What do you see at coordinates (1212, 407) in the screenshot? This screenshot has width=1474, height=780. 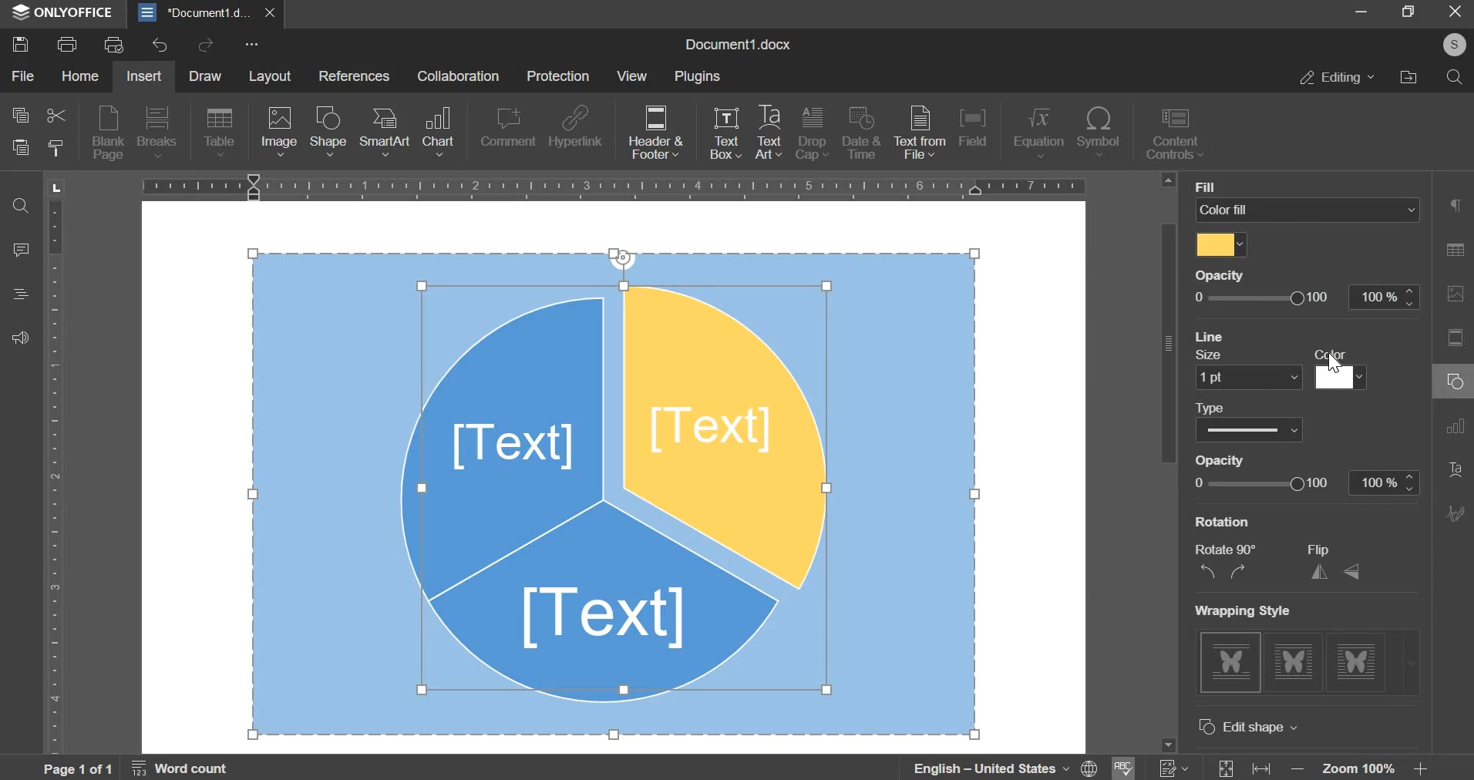 I see `` at bounding box center [1212, 407].